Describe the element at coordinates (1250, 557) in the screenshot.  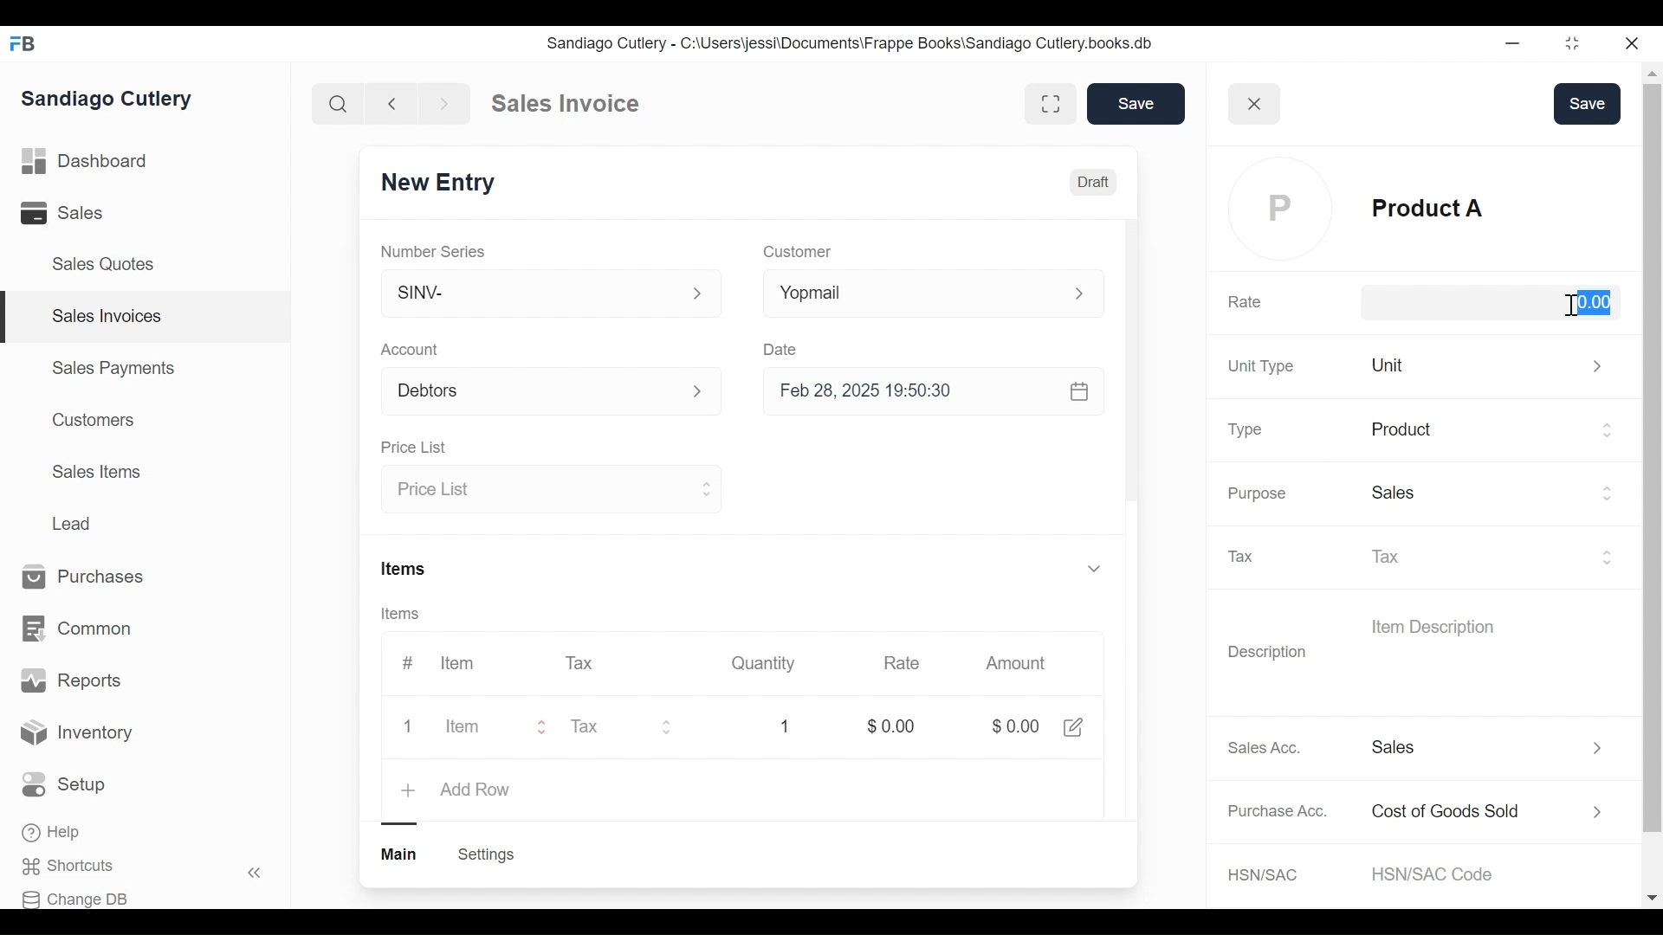
I see `Tax` at that location.